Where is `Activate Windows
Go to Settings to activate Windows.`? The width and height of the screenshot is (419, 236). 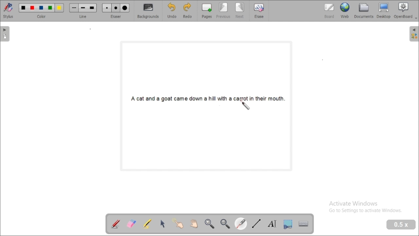
Activate Windows
Go to Settings to activate Windows. is located at coordinates (366, 207).